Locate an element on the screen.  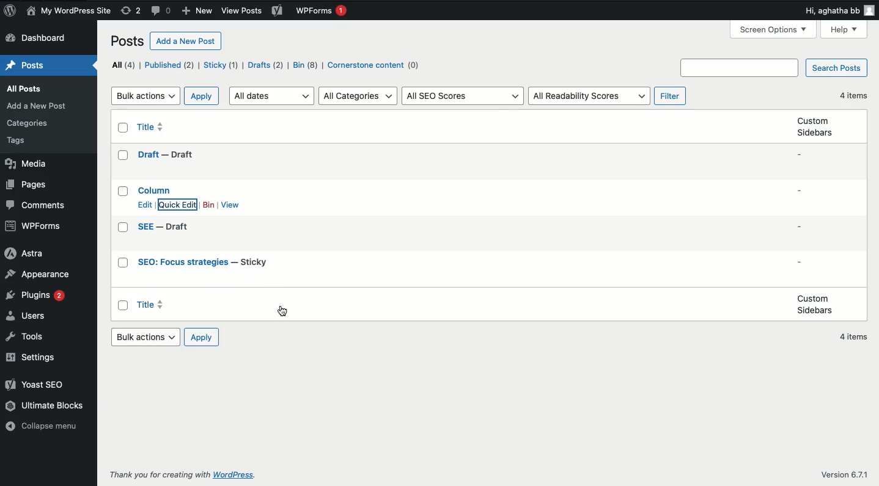
All readability scores is located at coordinates (589, 95).